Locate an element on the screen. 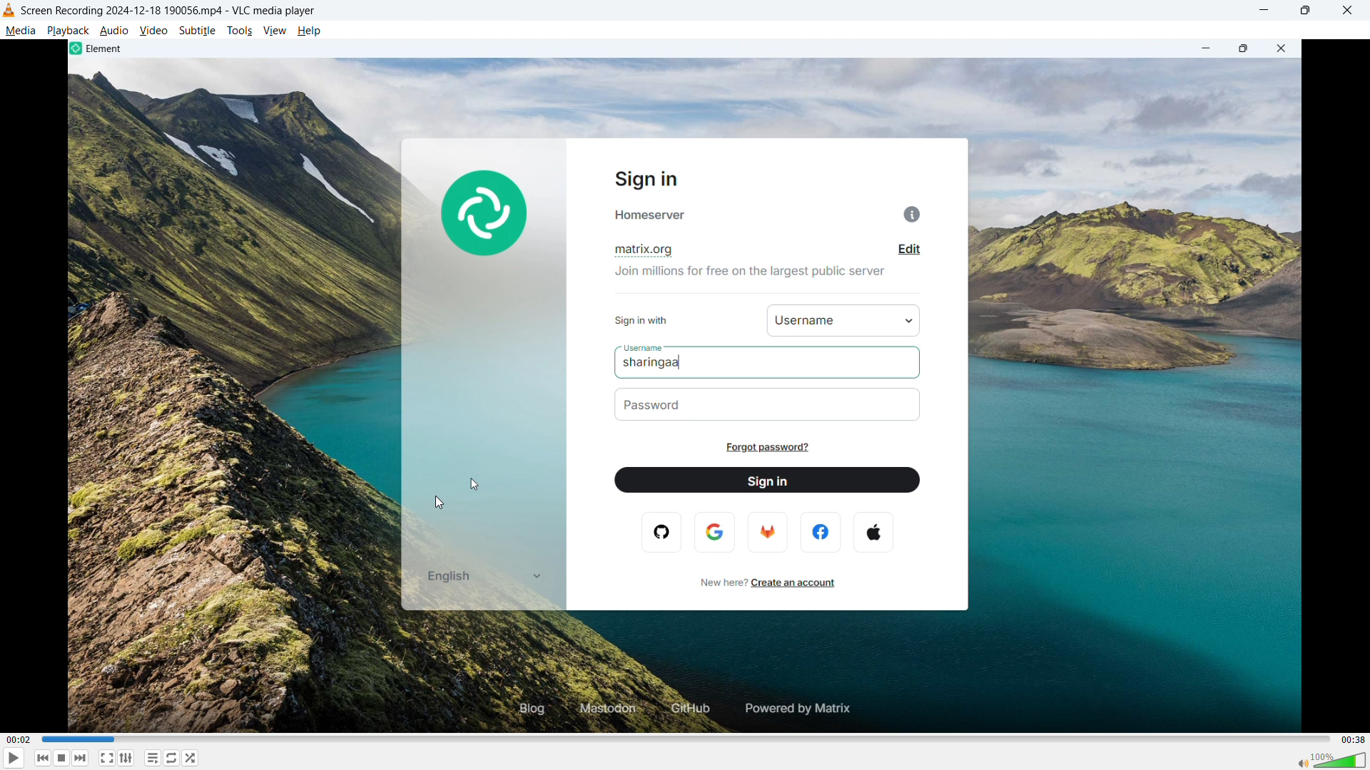 The height and width of the screenshot is (770, 1370). Media  is located at coordinates (20, 31).